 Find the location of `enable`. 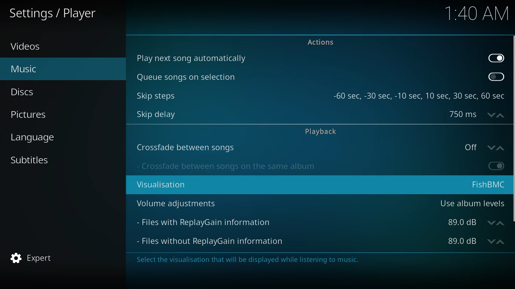

enable is located at coordinates (497, 165).